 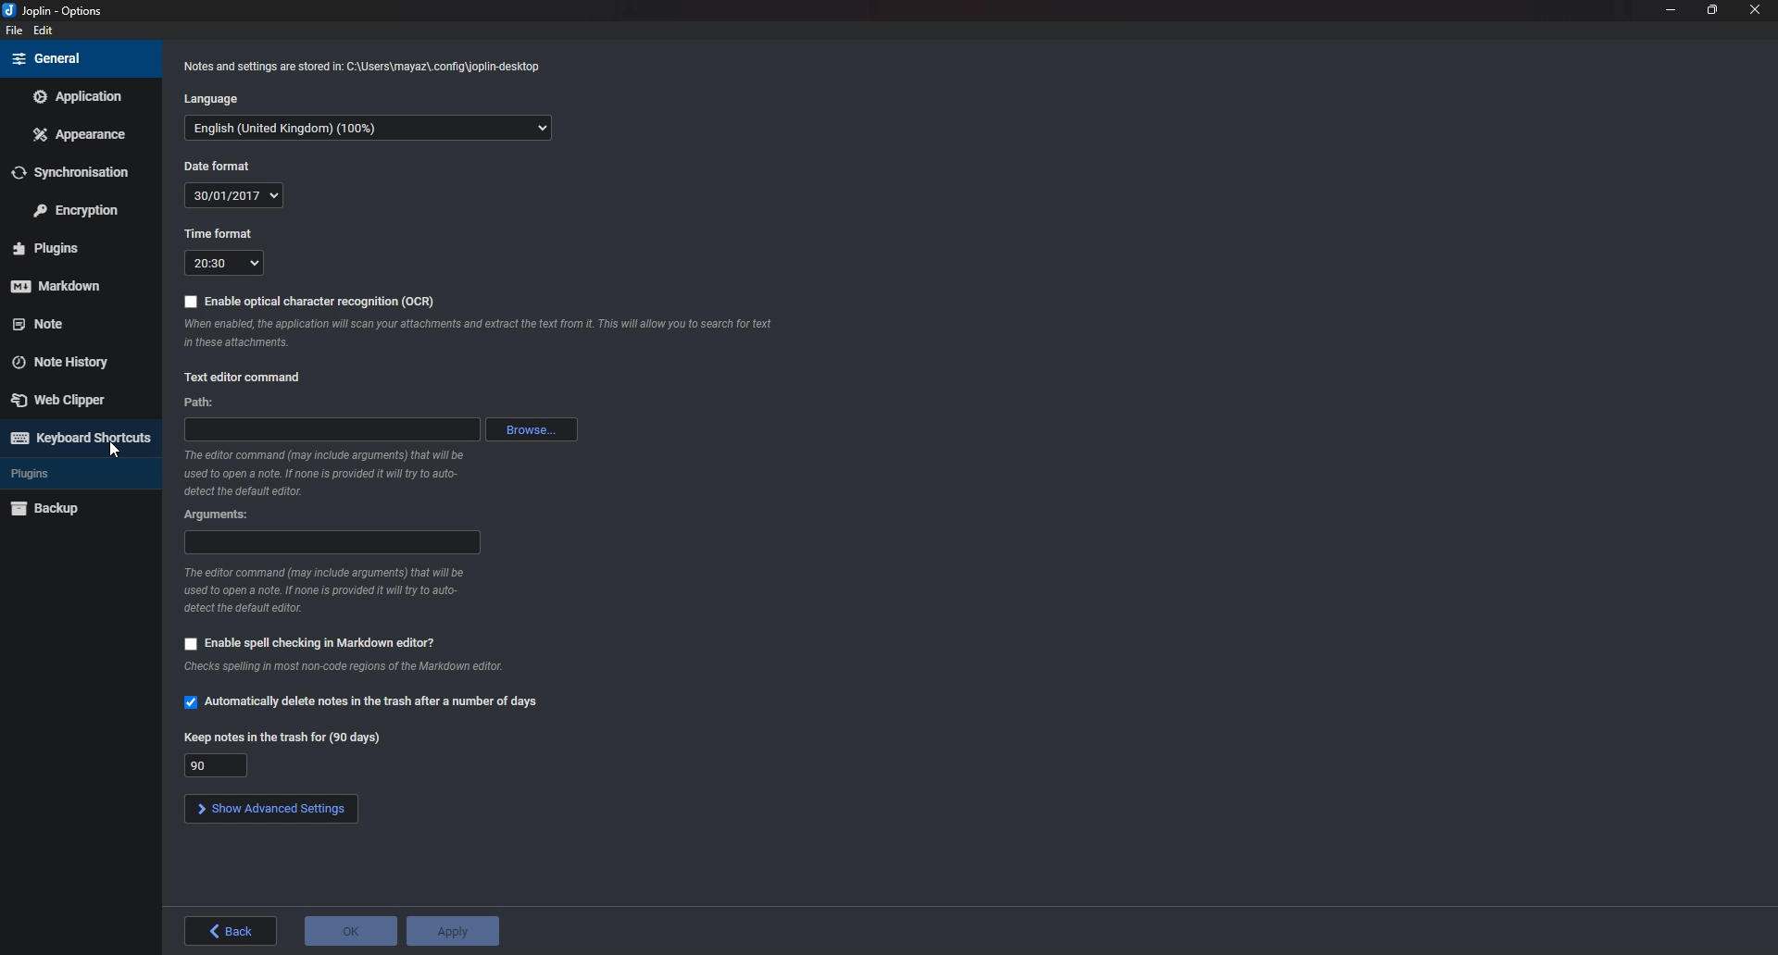 What do you see at coordinates (232, 930) in the screenshot?
I see `back` at bounding box center [232, 930].